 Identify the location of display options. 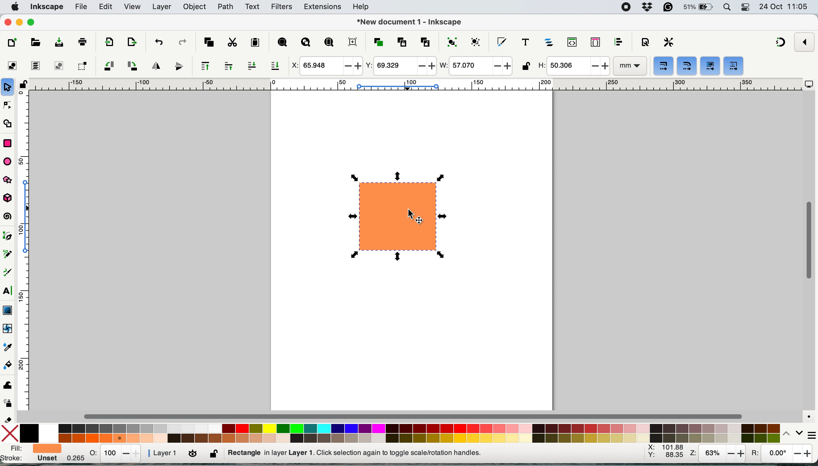
(809, 84).